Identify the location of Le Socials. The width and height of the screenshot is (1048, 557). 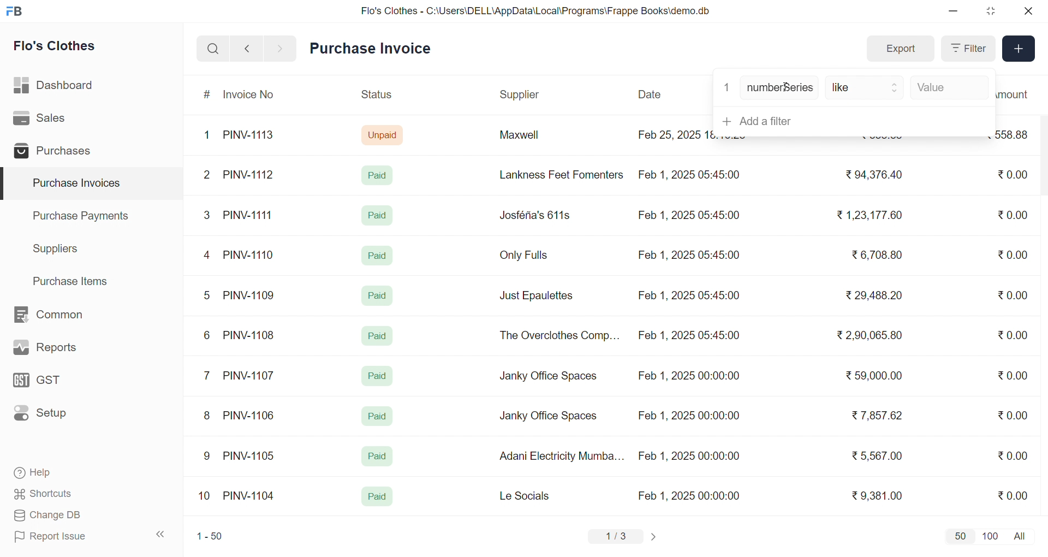
(534, 495).